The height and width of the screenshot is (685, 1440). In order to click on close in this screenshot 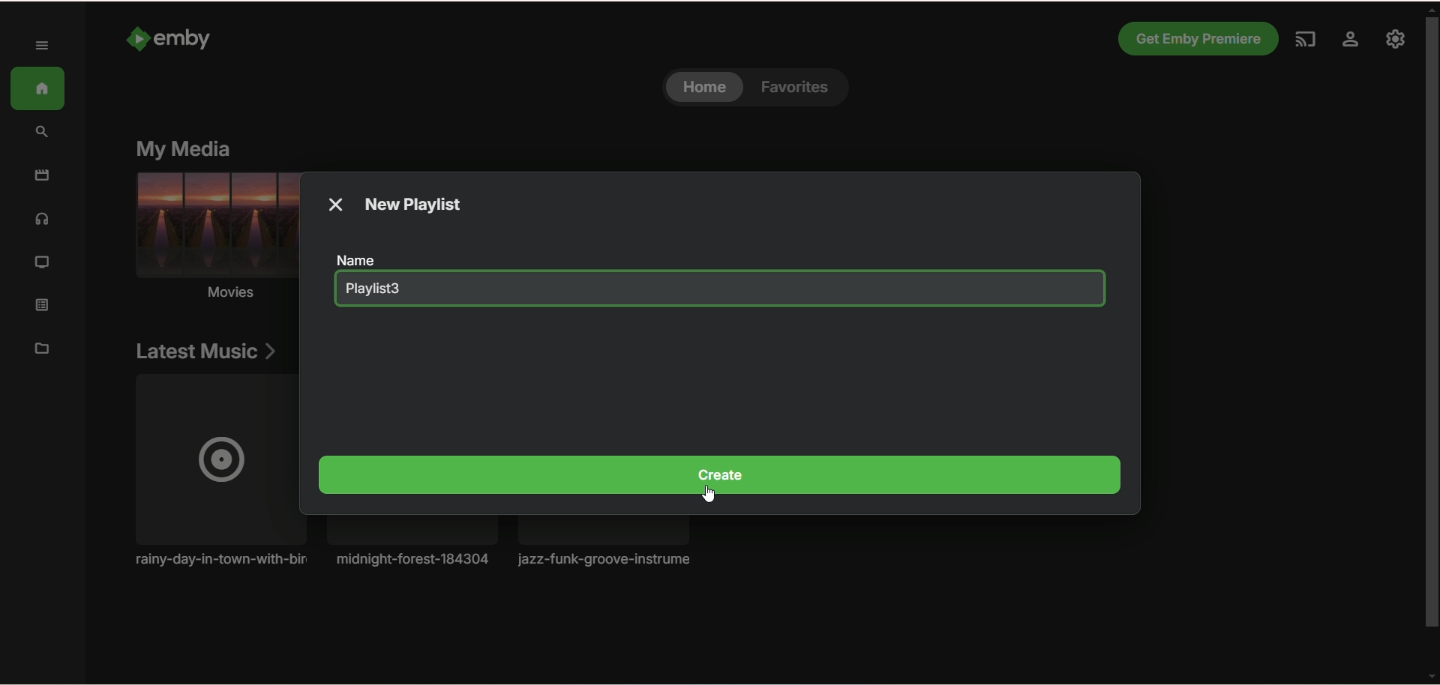, I will do `click(336, 205)`.